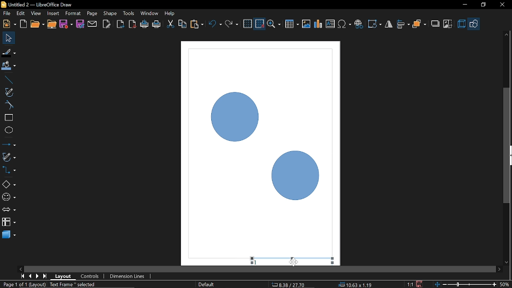 The height and width of the screenshot is (288, 512). What do you see at coordinates (509, 156) in the screenshot?
I see `Sidebar` at bounding box center [509, 156].